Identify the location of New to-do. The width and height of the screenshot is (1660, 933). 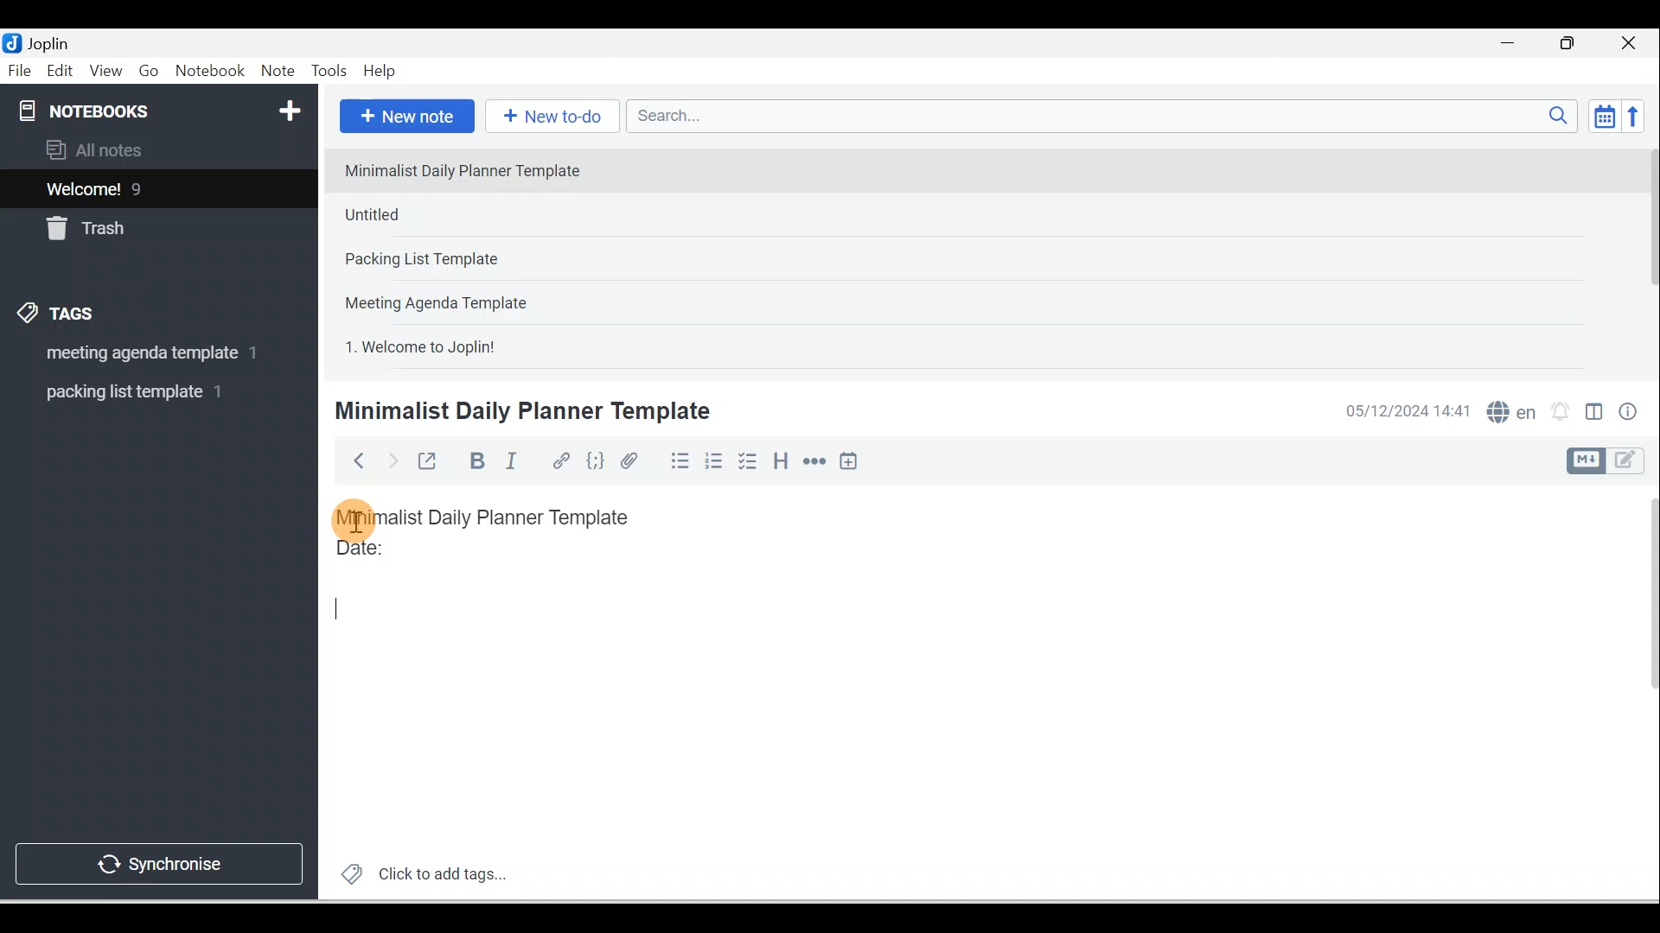
(548, 117).